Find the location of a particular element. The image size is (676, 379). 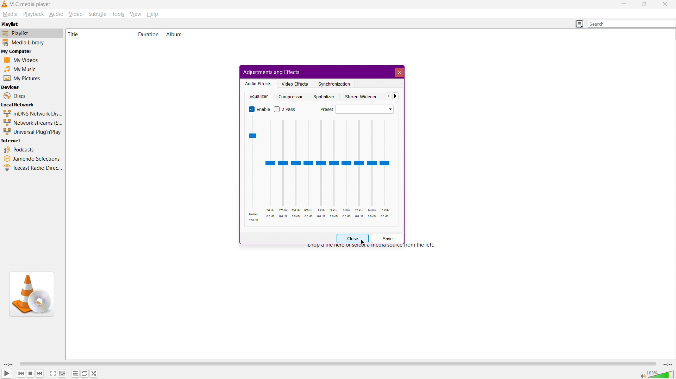

Universal Plug'n'Play is located at coordinates (32, 132).